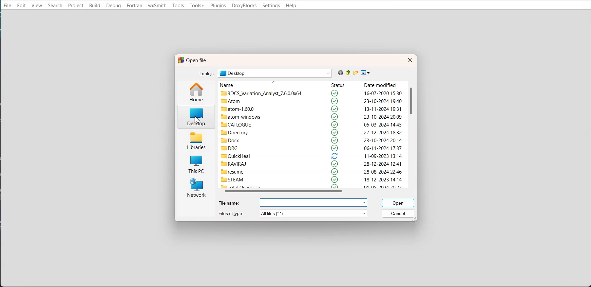 This screenshot has height=287, width=591. I want to click on Libraries, so click(197, 140).